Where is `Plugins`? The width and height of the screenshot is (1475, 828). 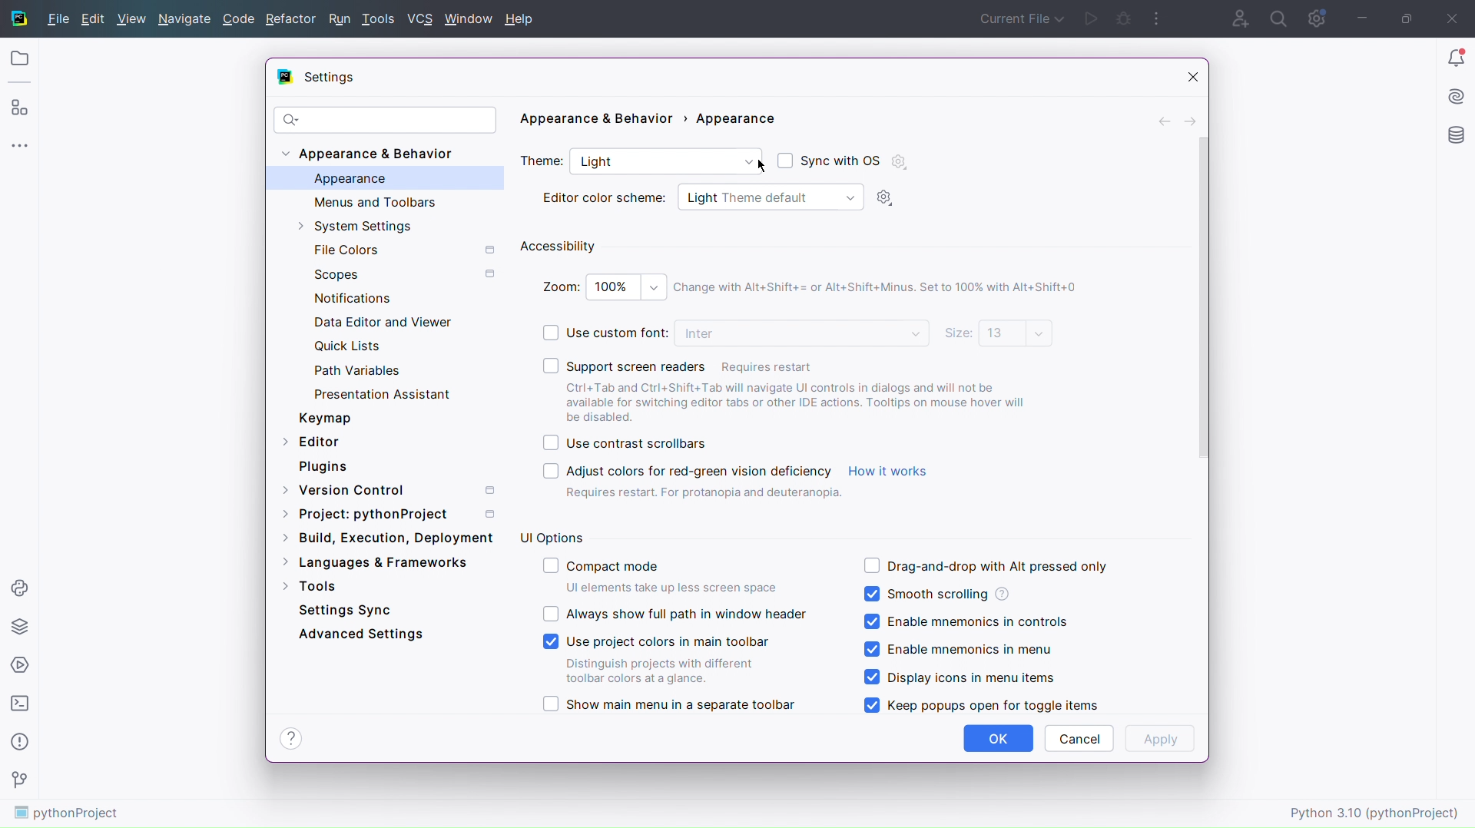
Plugins is located at coordinates (19, 107).